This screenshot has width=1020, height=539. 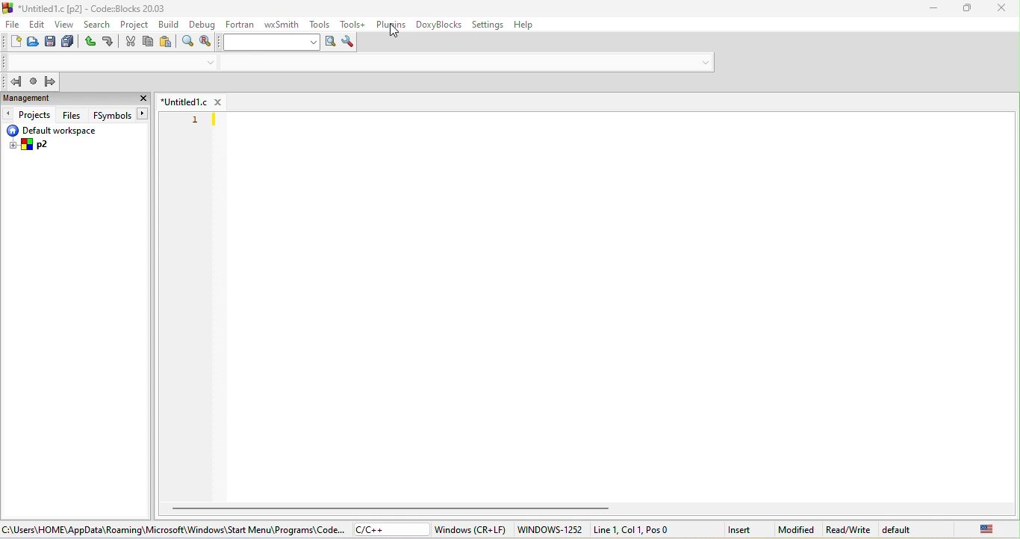 I want to click on modified, so click(x=795, y=530).